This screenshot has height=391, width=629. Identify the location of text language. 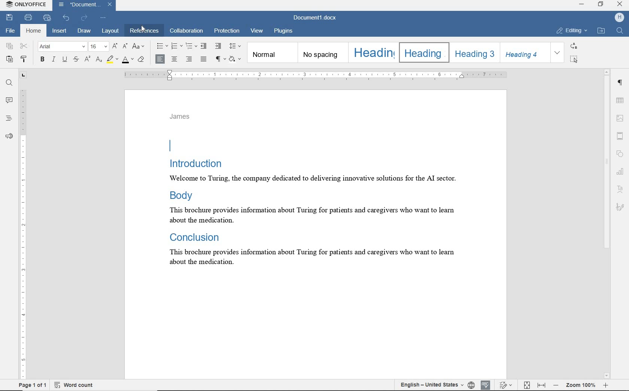
(431, 385).